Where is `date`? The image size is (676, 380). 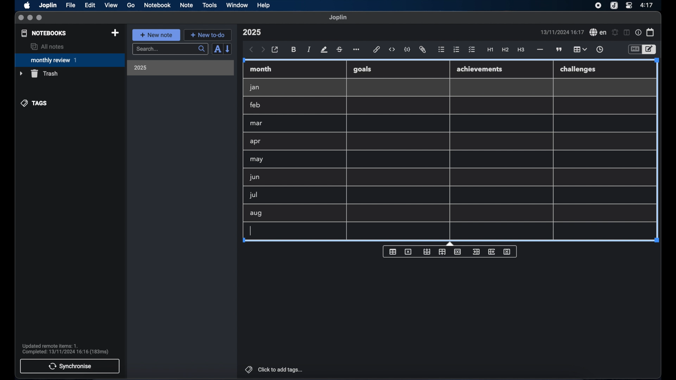
date is located at coordinates (562, 32).